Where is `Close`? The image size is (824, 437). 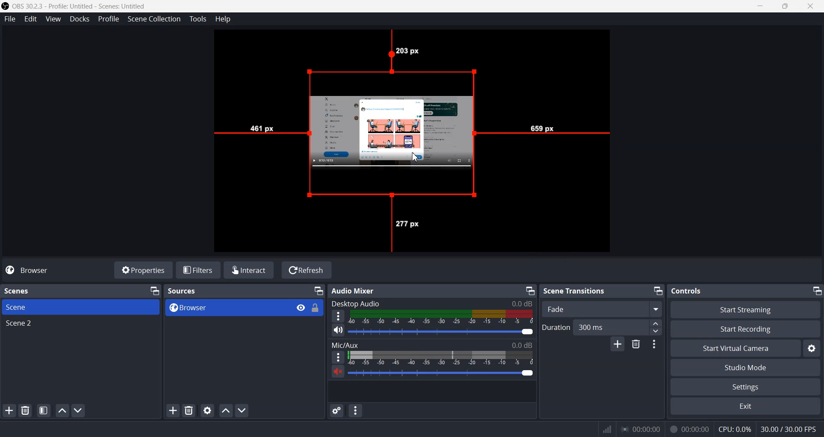 Close is located at coordinates (813, 6).